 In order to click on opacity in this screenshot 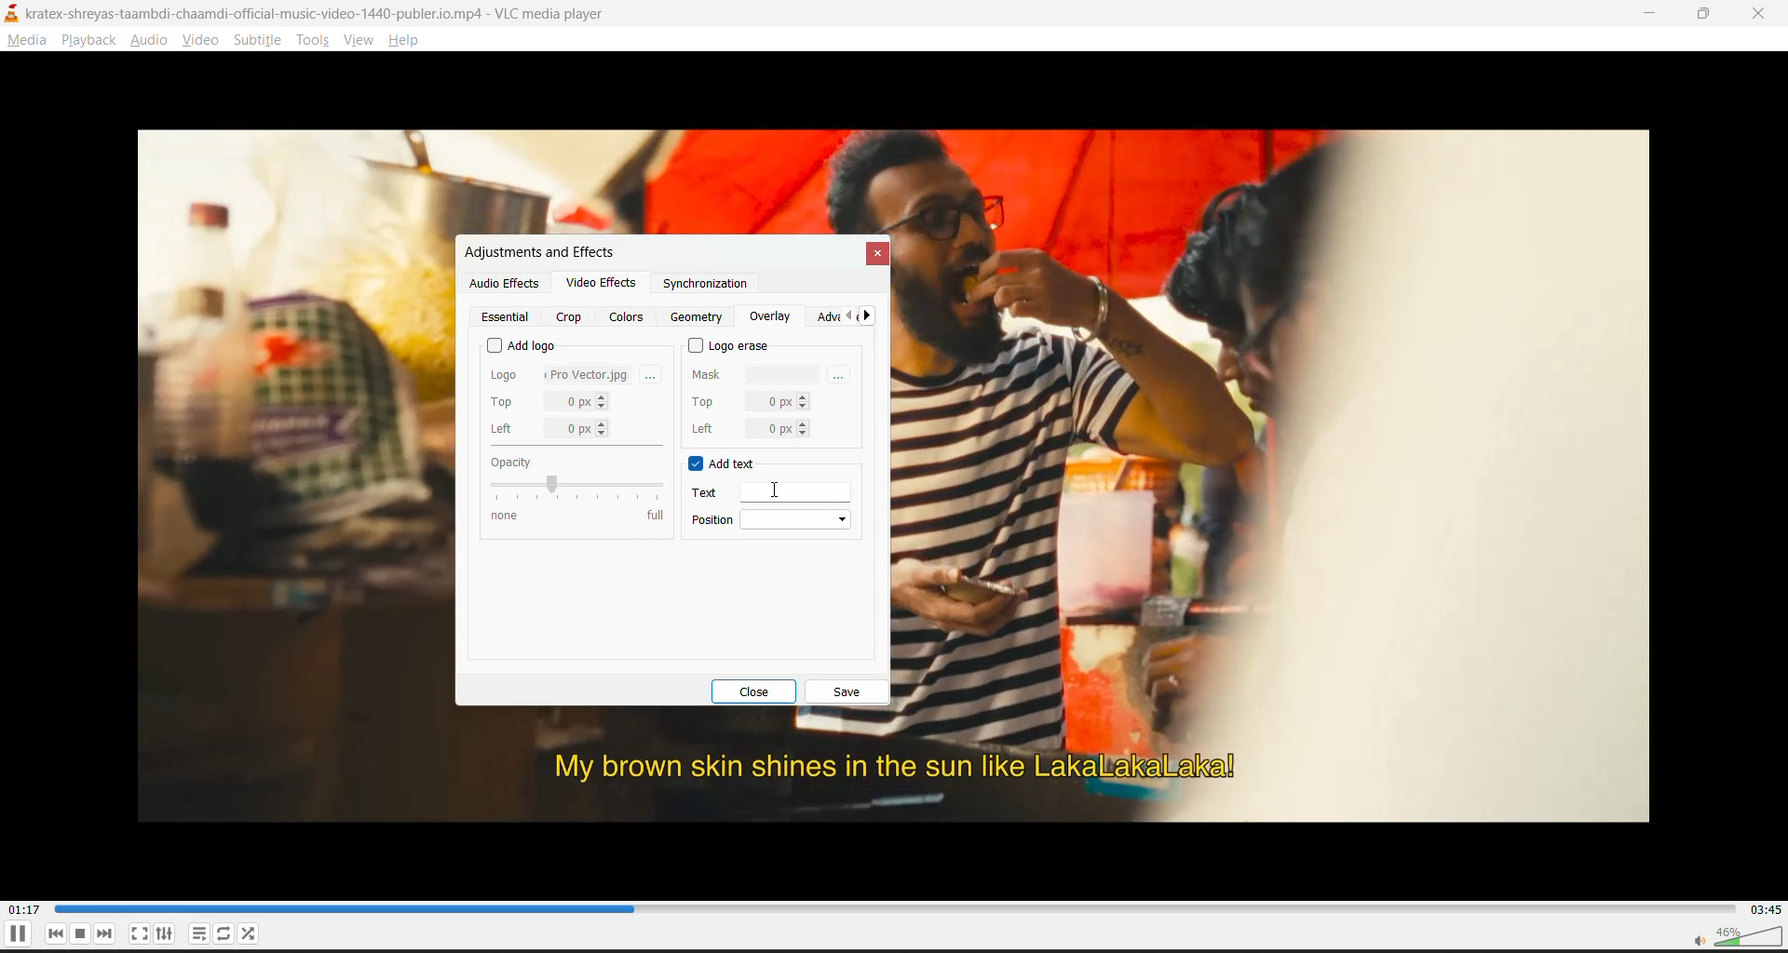, I will do `click(575, 488)`.